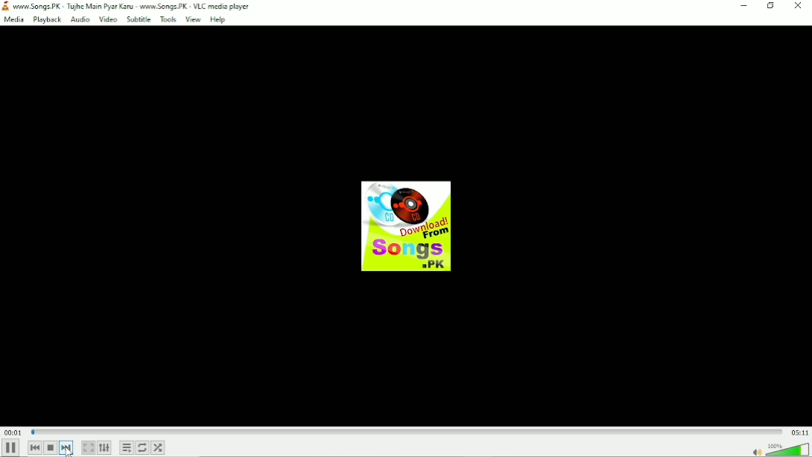  Describe the element at coordinates (6, 7) in the screenshot. I see `application logo` at that location.